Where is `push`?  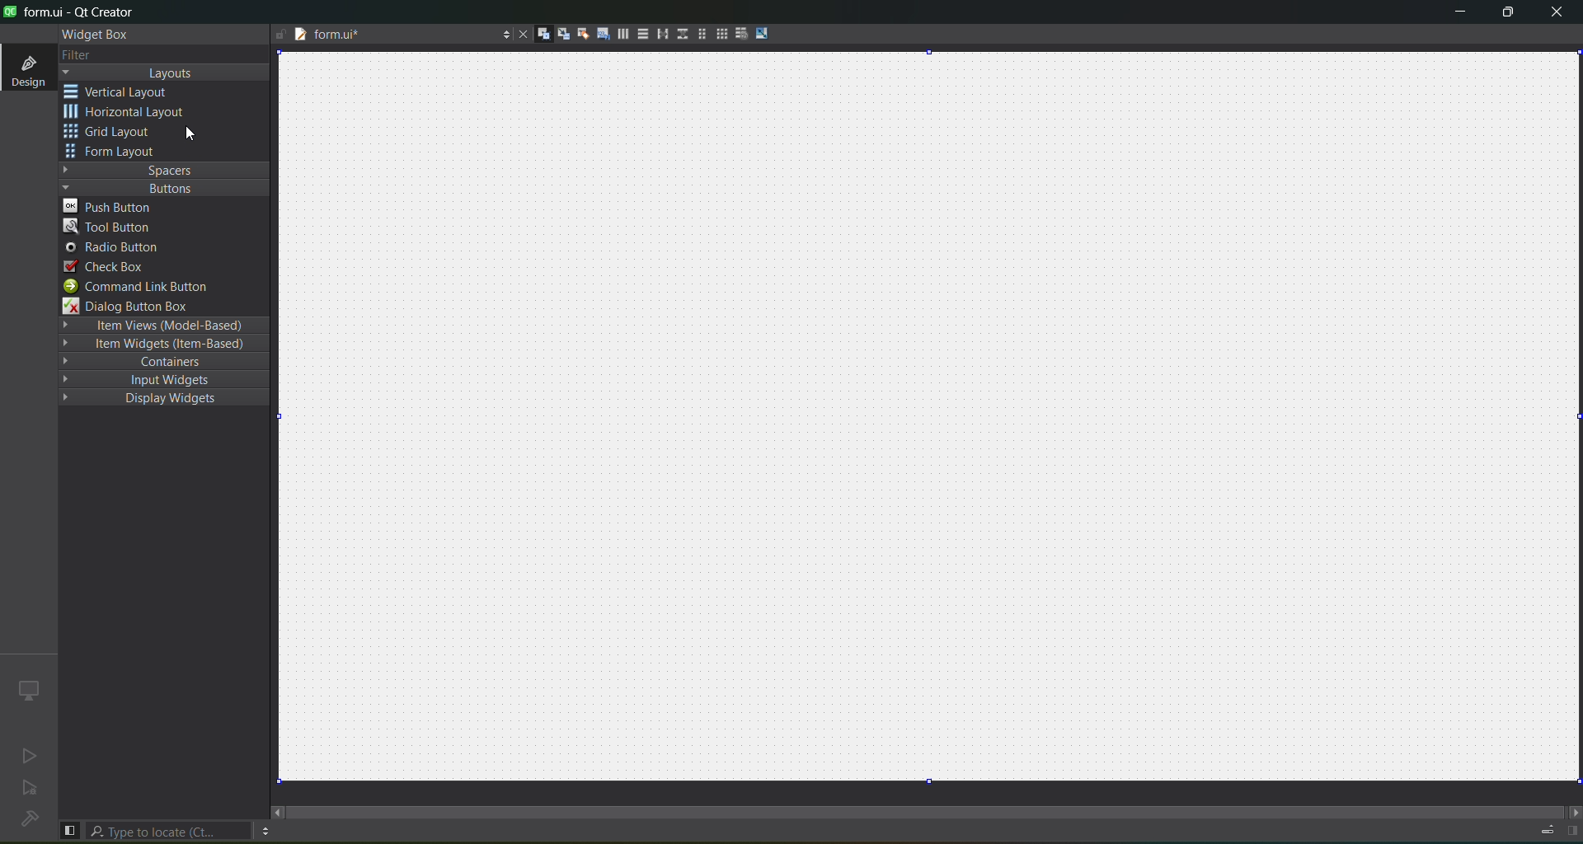 push is located at coordinates (113, 206).